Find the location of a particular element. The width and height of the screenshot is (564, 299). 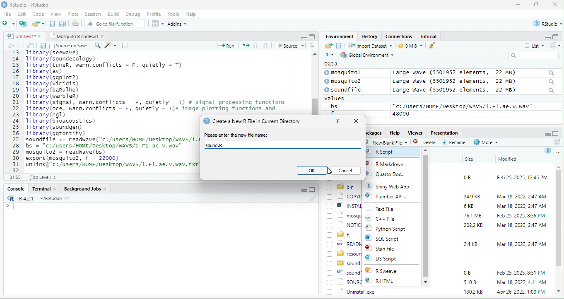

Edit is located at coordinates (22, 14).